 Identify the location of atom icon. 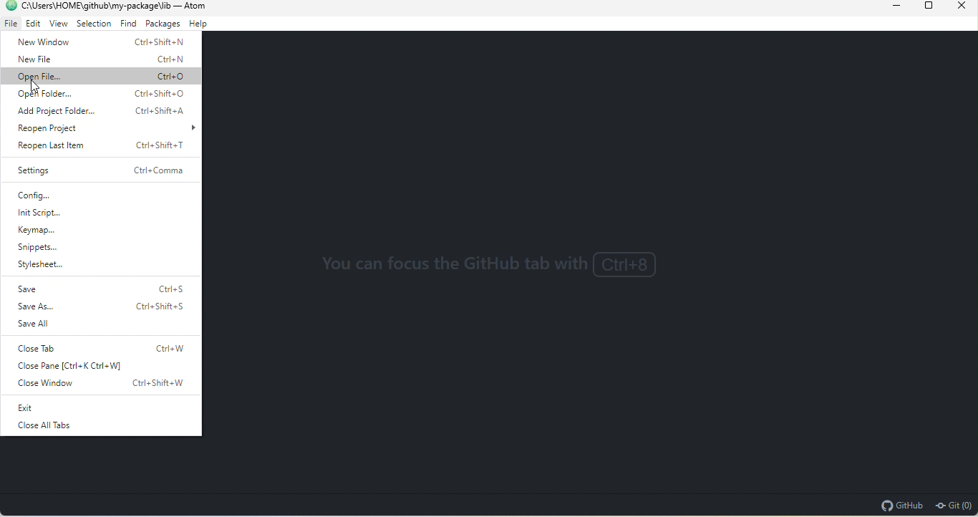
(9, 6).